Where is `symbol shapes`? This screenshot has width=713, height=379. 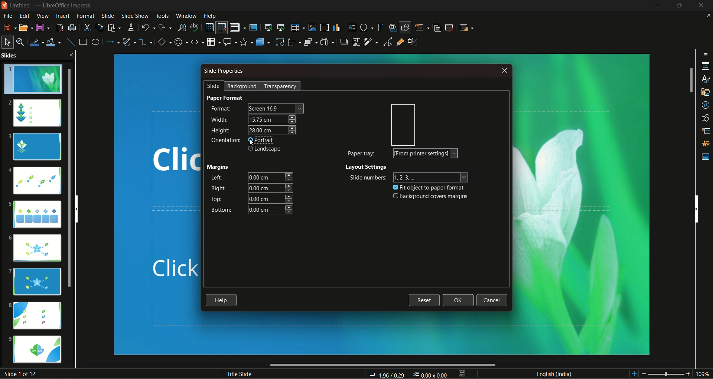 symbol shapes is located at coordinates (181, 42).